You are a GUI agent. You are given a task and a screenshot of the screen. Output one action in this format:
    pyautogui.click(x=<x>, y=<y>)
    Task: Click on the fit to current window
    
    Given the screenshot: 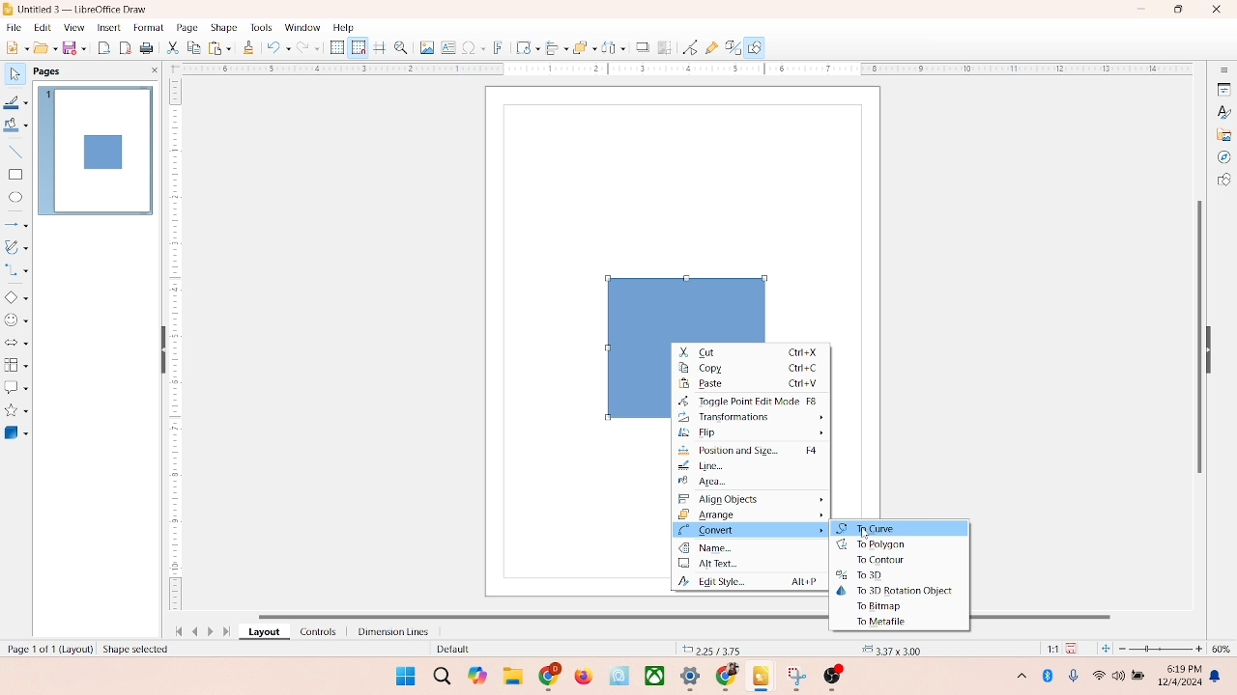 What is the action you would take?
    pyautogui.click(x=1105, y=649)
    